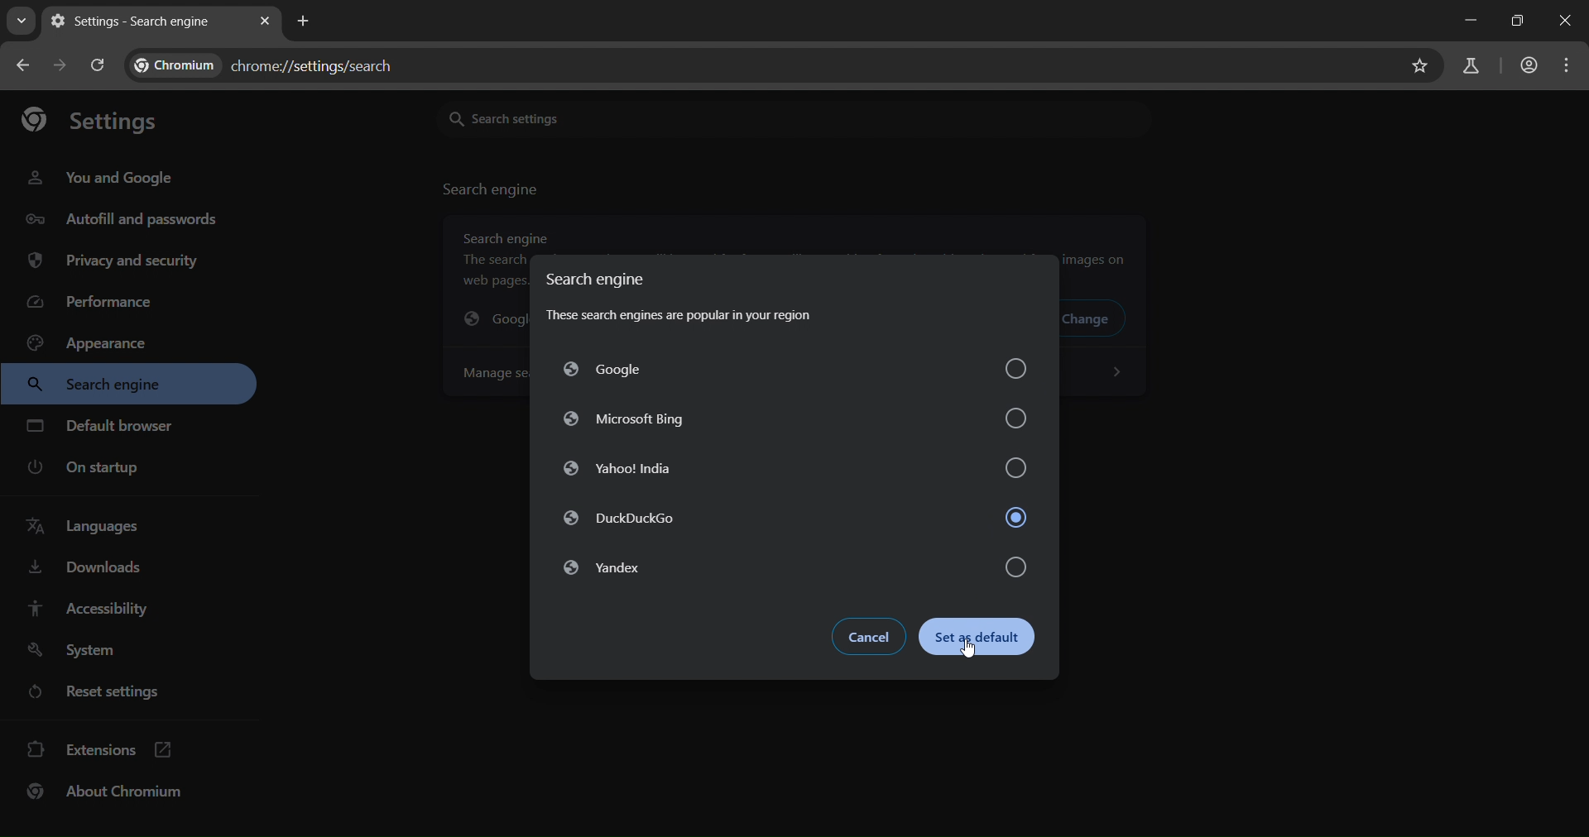 Image resolution: width=1589 pixels, height=837 pixels. What do you see at coordinates (89, 117) in the screenshot?
I see `settings` at bounding box center [89, 117].